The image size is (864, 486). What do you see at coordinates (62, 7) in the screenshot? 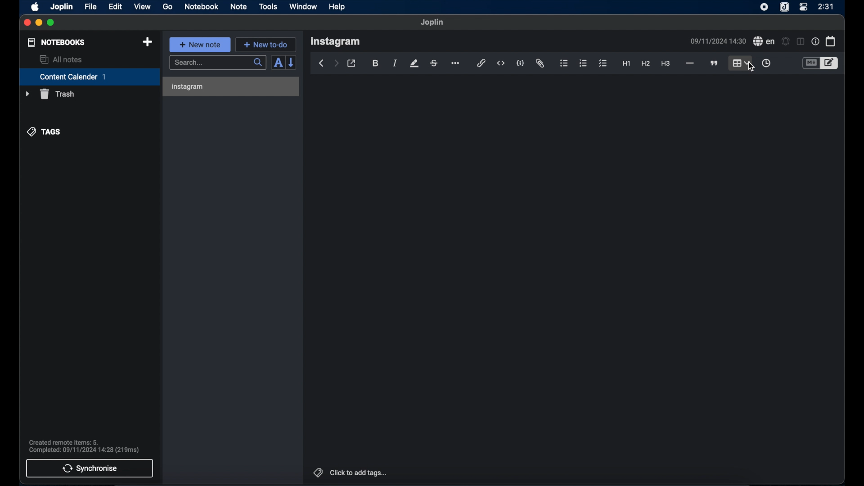
I see `joplin` at bounding box center [62, 7].